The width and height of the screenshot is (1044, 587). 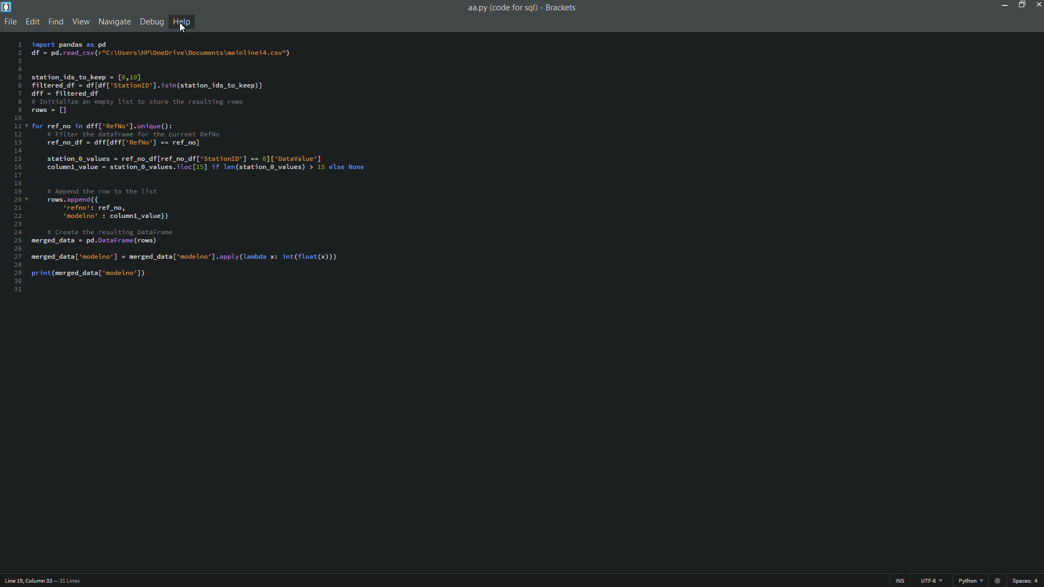 I want to click on code, so click(x=198, y=160).